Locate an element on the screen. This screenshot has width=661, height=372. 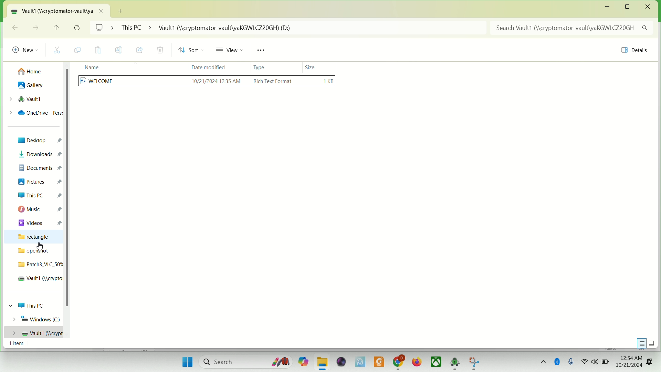
documents is located at coordinates (40, 167).